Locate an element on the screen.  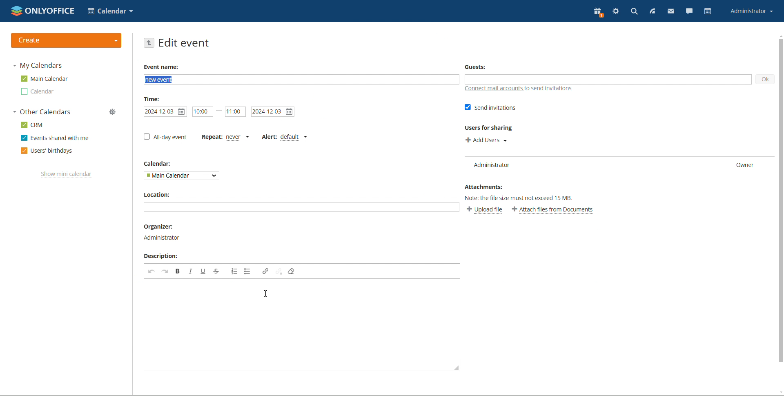
send invitations is located at coordinates (491, 108).